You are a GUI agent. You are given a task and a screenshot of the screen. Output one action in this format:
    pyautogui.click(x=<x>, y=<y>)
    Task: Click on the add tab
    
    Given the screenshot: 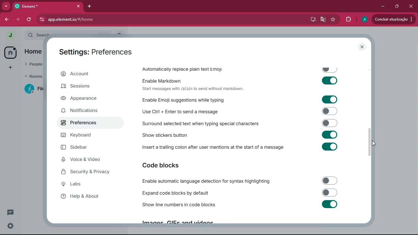 What is the action you would take?
    pyautogui.click(x=88, y=7)
    